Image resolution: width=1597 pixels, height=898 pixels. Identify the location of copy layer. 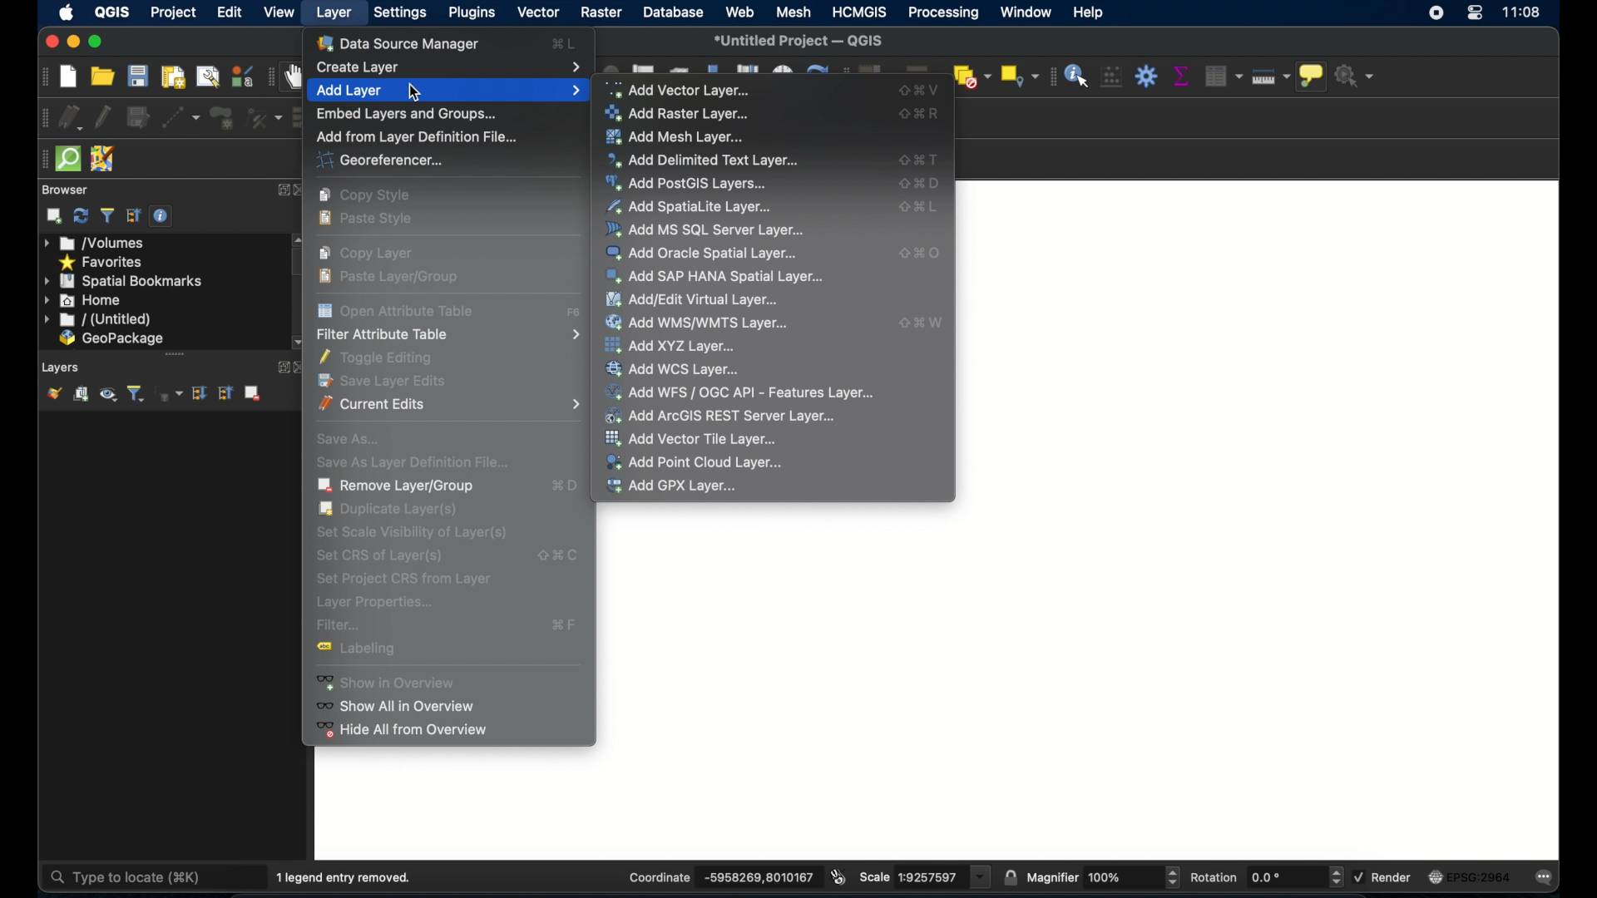
(372, 253).